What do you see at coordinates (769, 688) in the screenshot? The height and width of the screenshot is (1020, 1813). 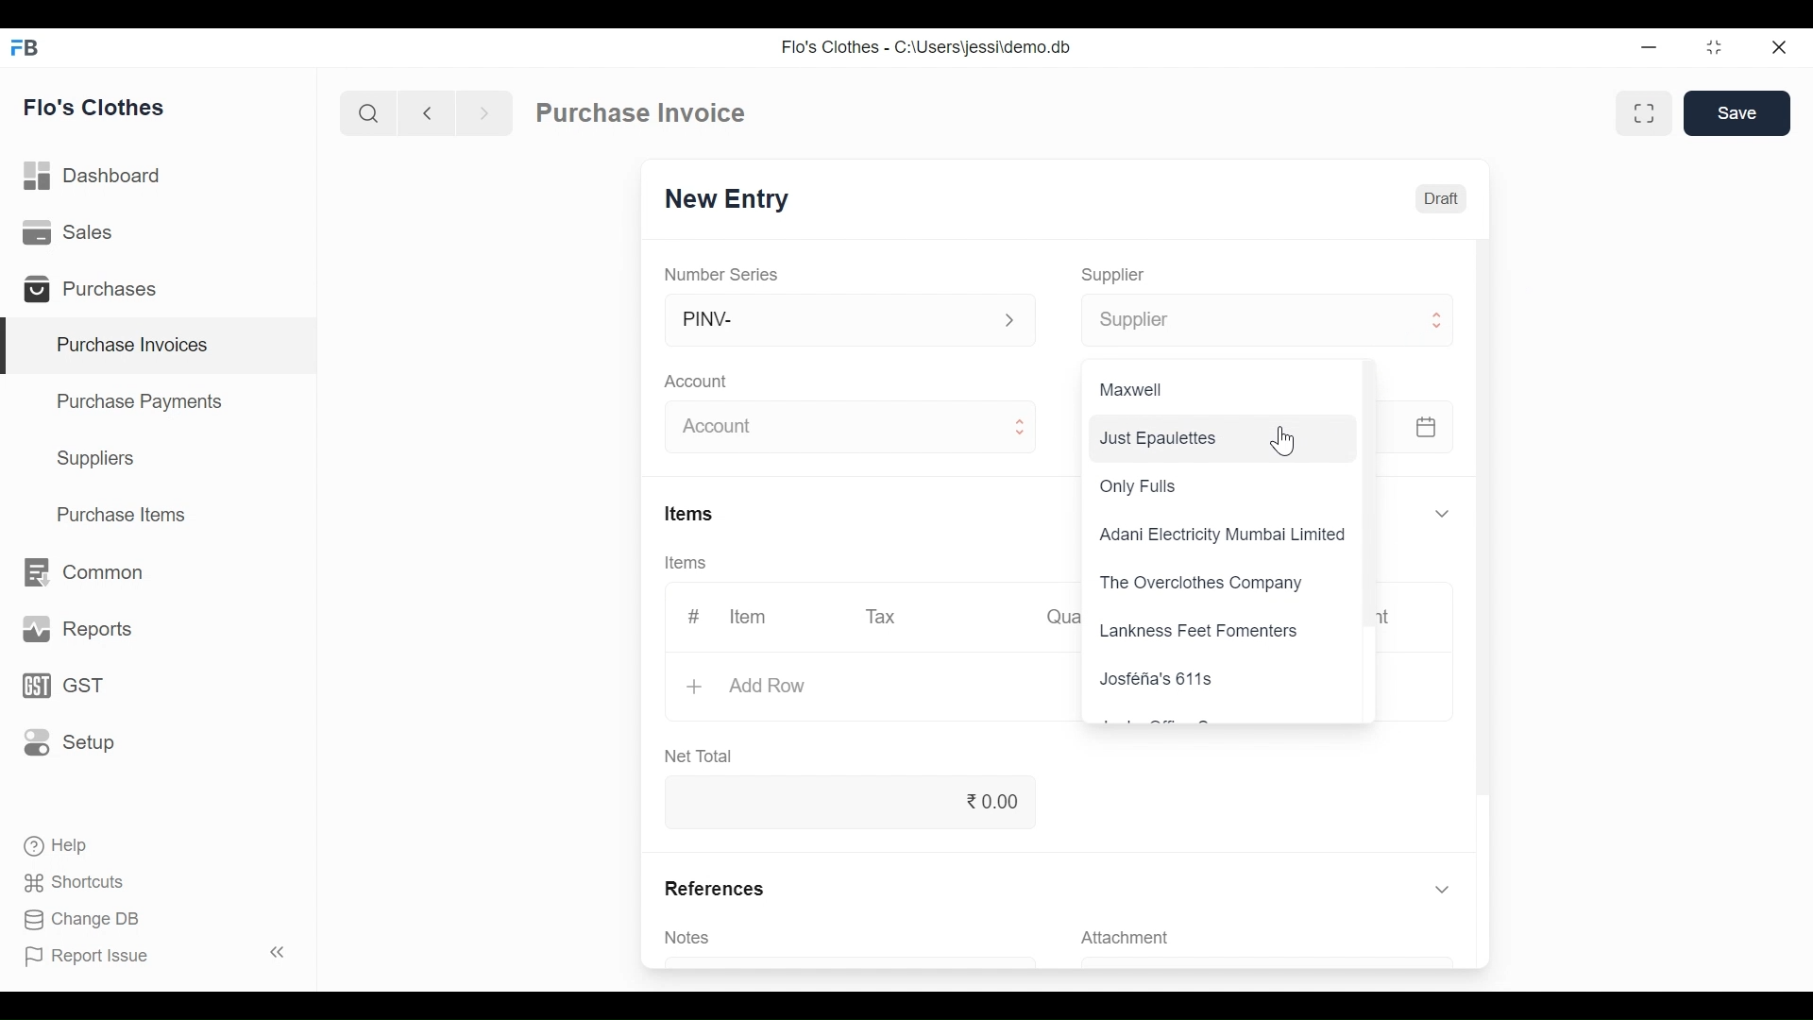 I see `Add Row` at bounding box center [769, 688].